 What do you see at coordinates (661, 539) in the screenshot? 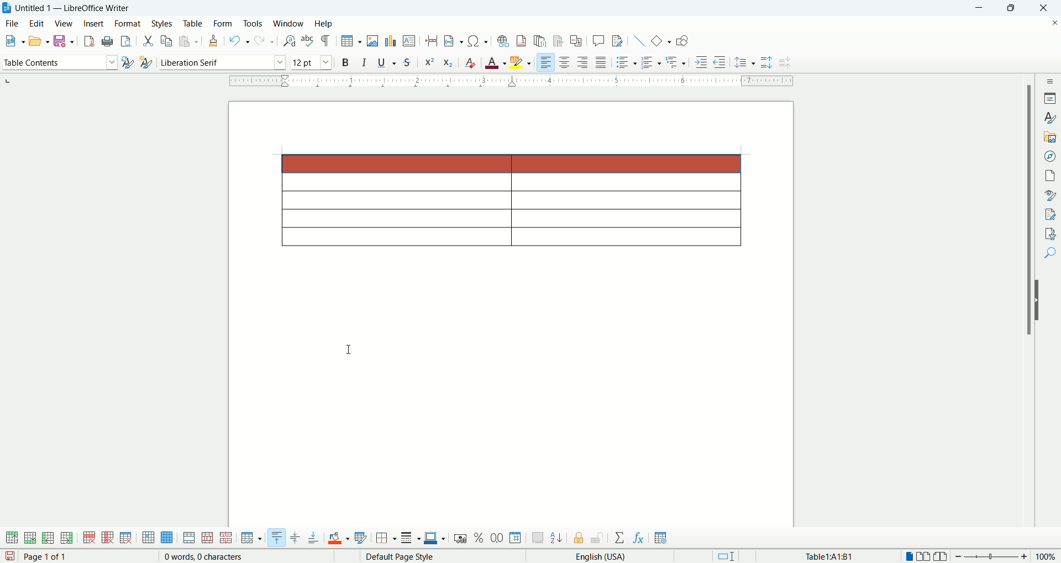
I see `table properties` at bounding box center [661, 539].